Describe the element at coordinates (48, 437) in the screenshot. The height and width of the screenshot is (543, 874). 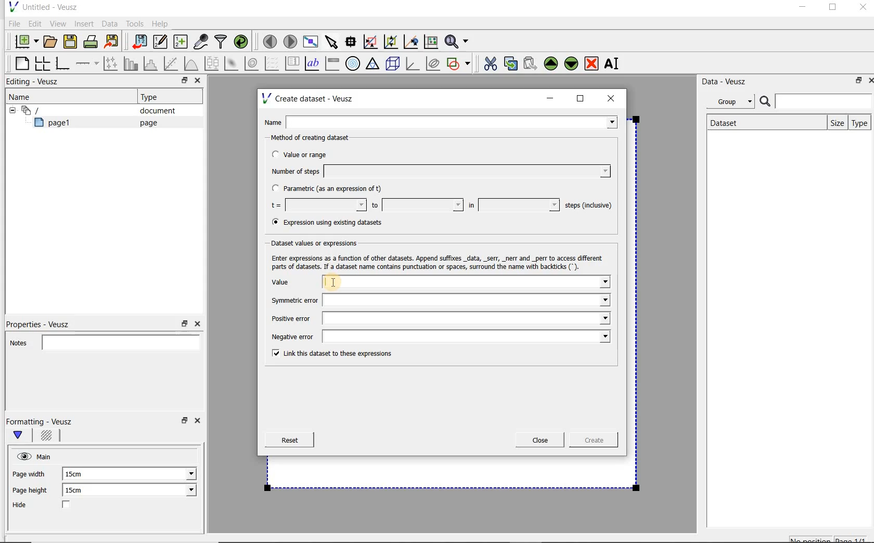
I see `Background` at that location.